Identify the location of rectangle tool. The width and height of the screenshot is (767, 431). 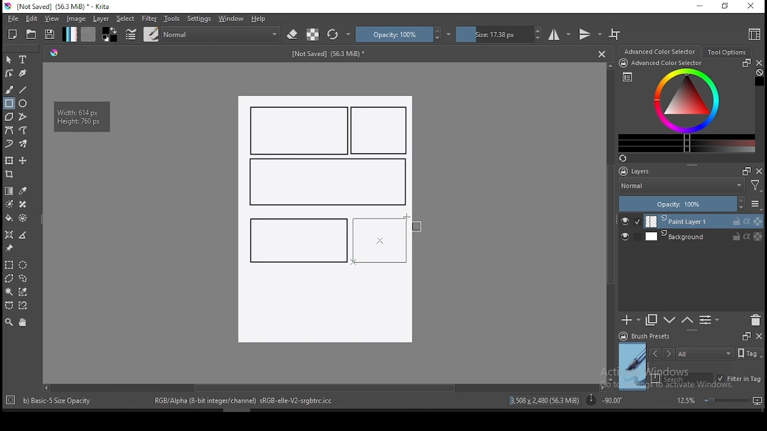
(9, 104).